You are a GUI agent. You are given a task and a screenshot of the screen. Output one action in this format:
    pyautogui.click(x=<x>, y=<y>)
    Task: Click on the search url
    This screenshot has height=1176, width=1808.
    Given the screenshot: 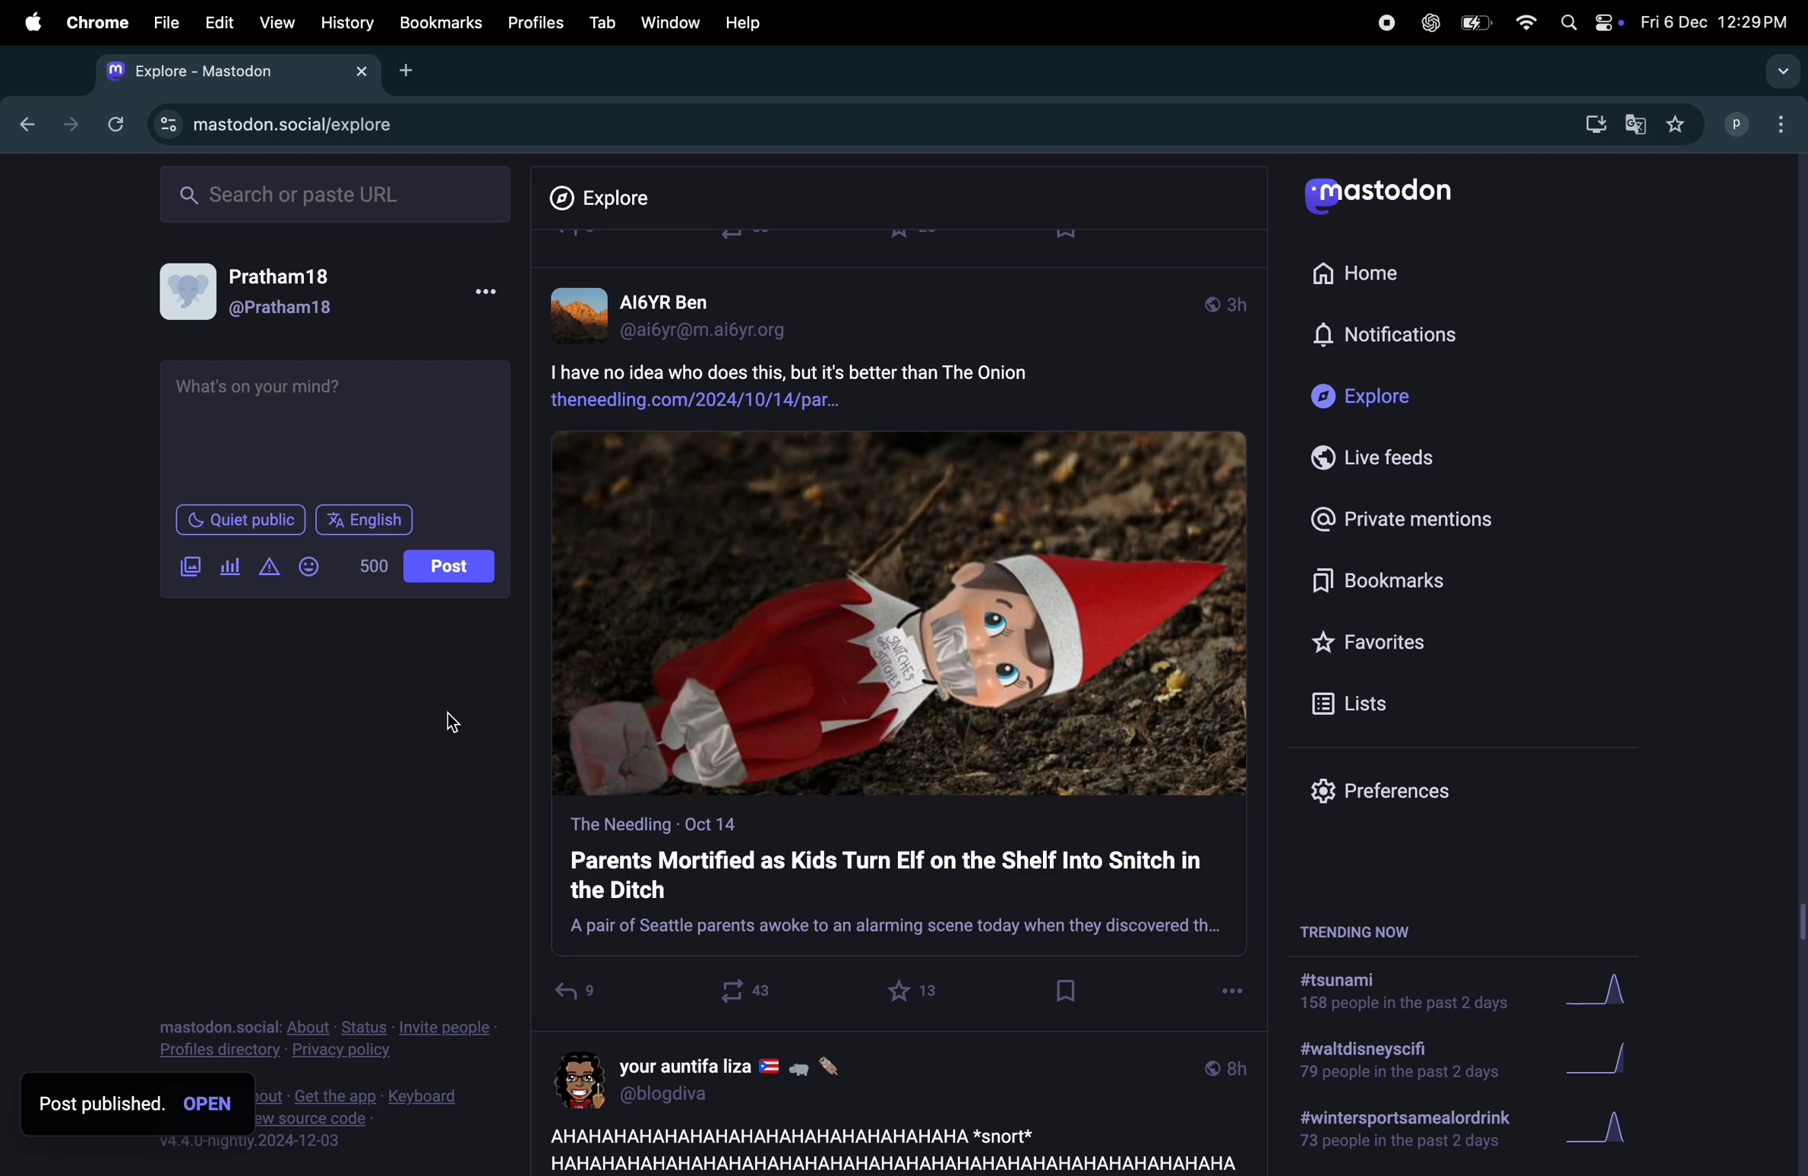 What is the action you would take?
    pyautogui.click(x=338, y=192)
    